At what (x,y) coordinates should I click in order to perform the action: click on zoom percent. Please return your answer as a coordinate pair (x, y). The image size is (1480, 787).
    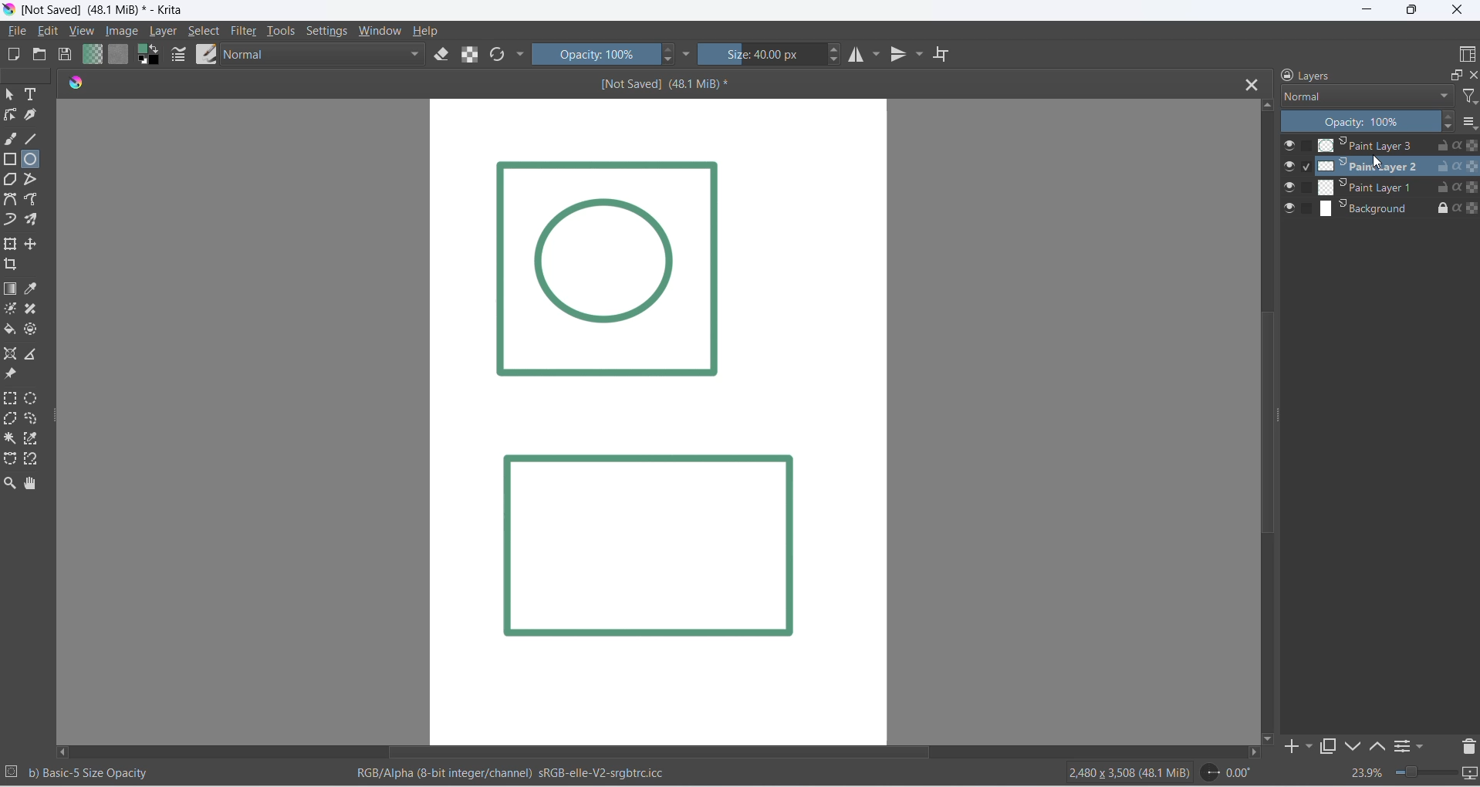
    Looking at the image, I should click on (1367, 774).